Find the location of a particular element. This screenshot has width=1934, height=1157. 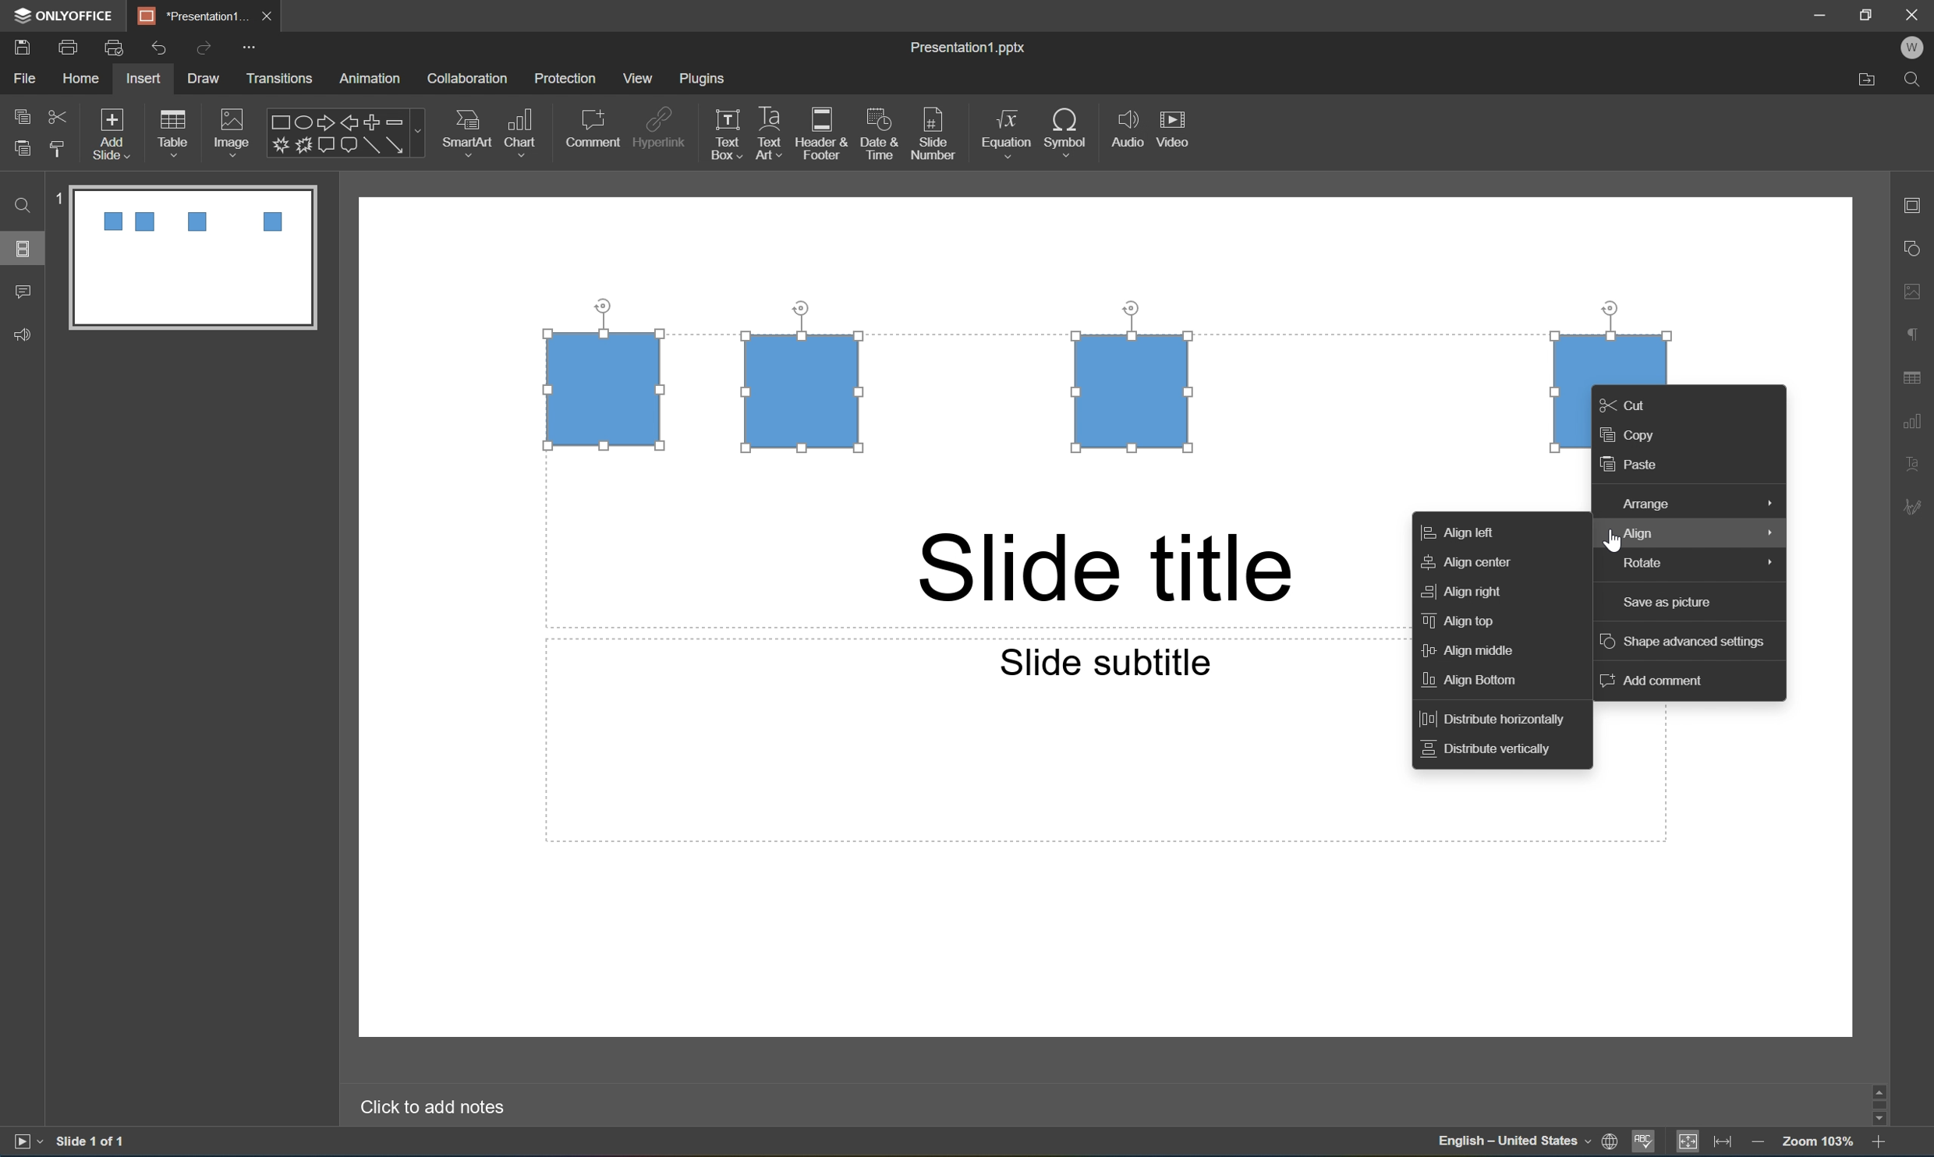

insert is located at coordinates (145, 79).